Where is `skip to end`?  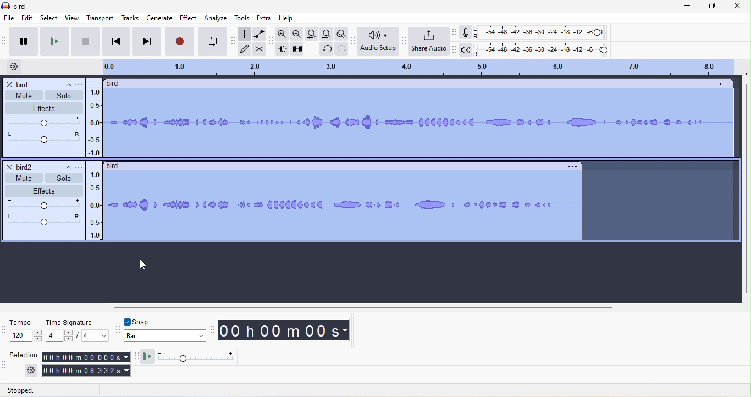
skip to end is located at coordinates (148, 42).